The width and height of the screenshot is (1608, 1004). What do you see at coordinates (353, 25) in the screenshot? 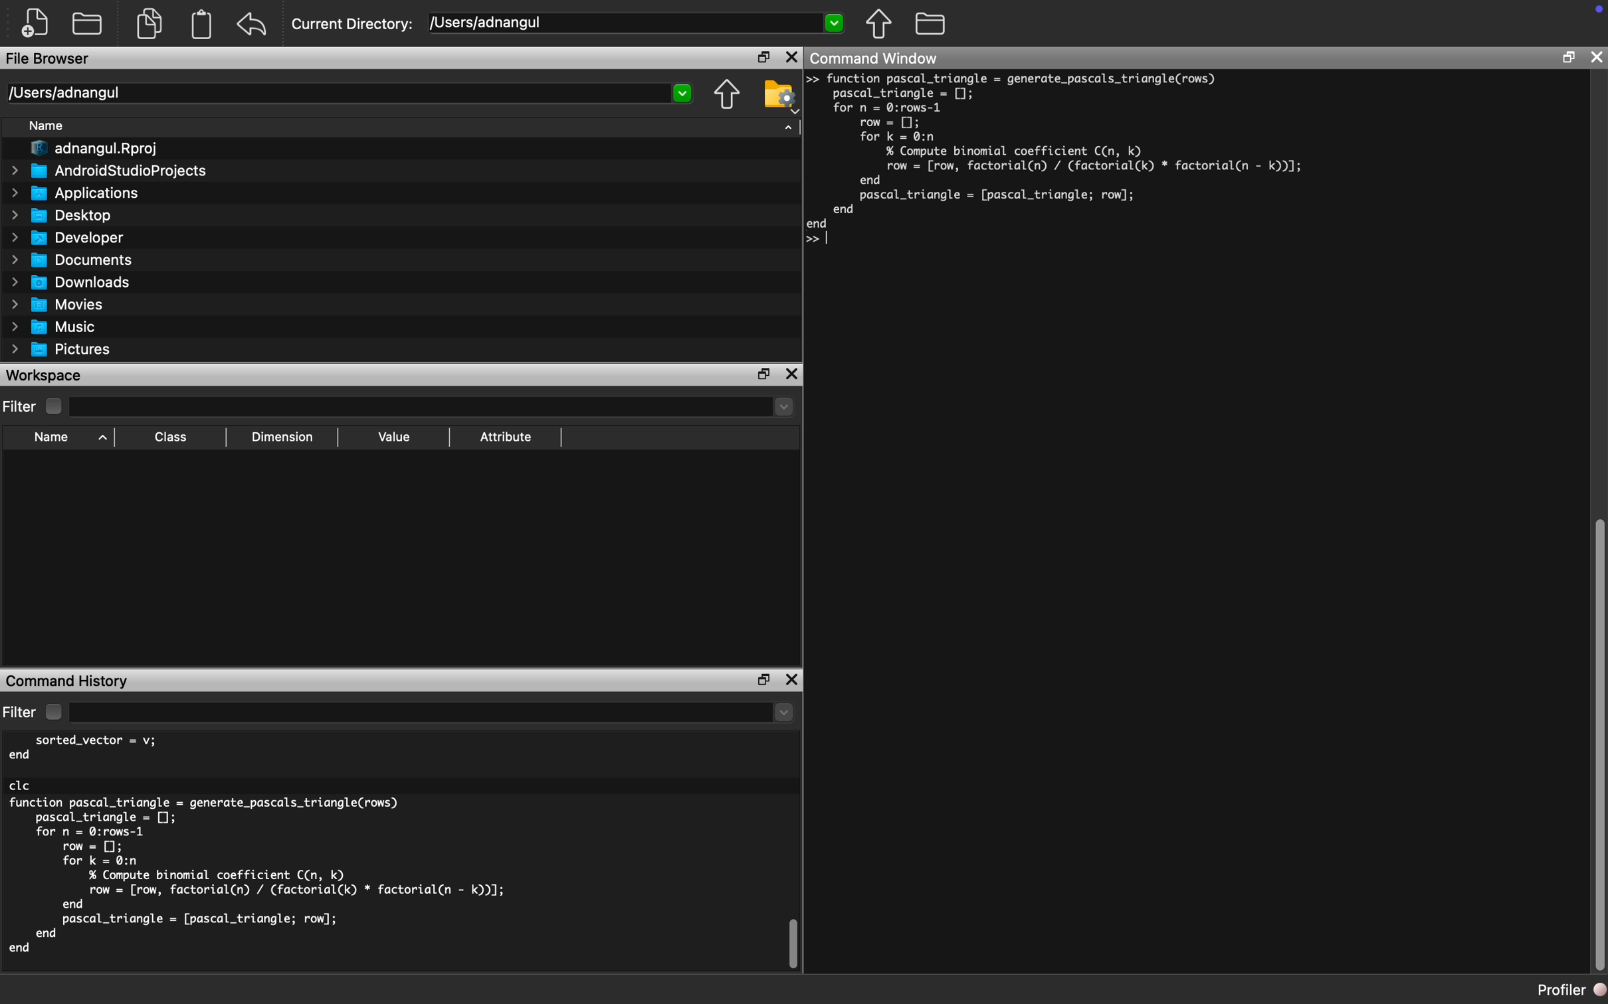
I see `Current Directory:` at bounding box center [353, 25].